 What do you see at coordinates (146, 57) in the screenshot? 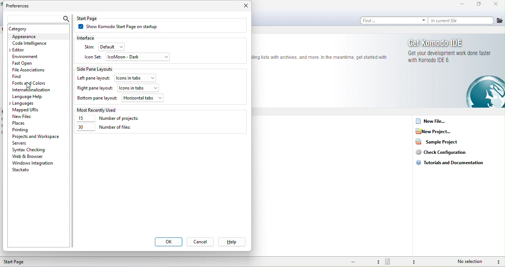
I see `icomoon-dark` at bounding box center [146, 57].